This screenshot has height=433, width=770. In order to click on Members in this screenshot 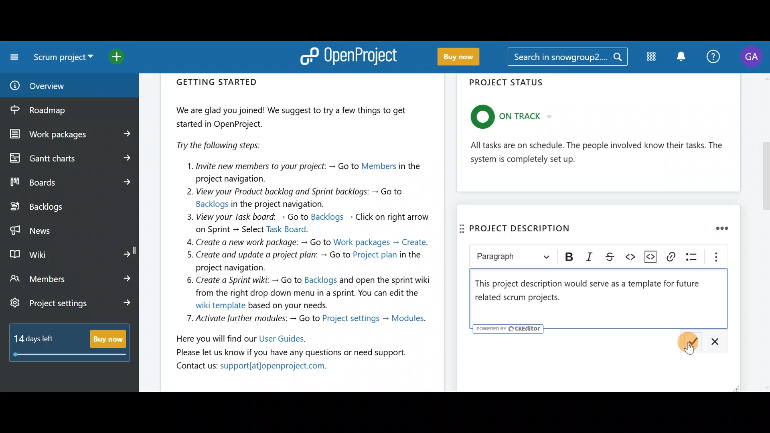, I will do `click(71, 278)`.